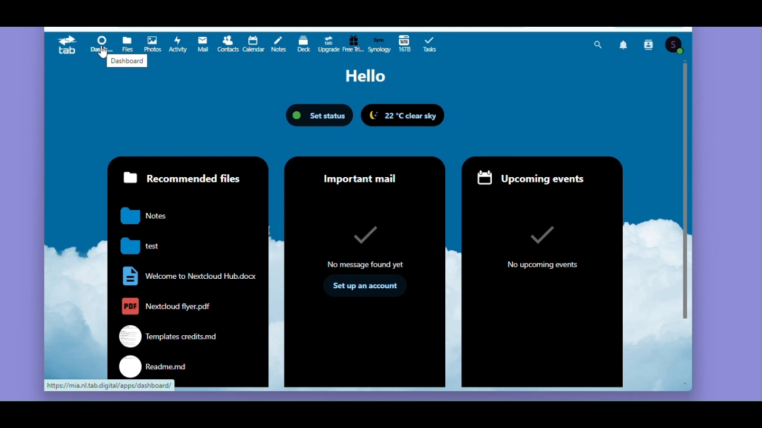  What do you see at coordinates (649, 43) in the screenshot?
I see `Contact search` at bounding box center [649, 43].